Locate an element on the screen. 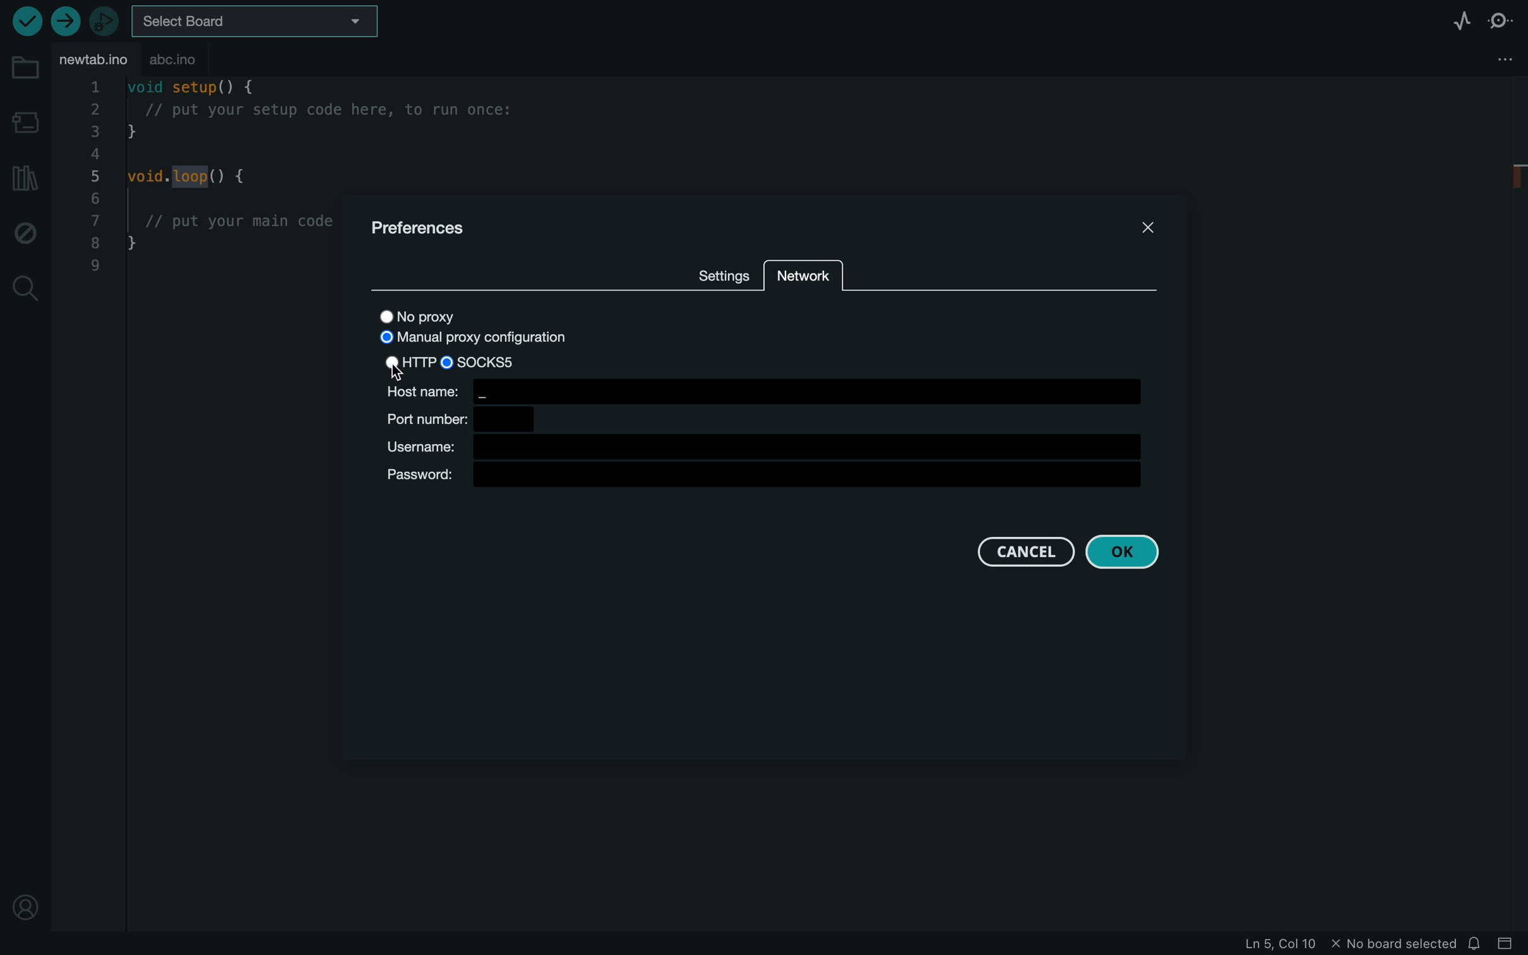 The height and width of the screenshot is (955, 1528). socks5 is located at coordinates (500, 362).